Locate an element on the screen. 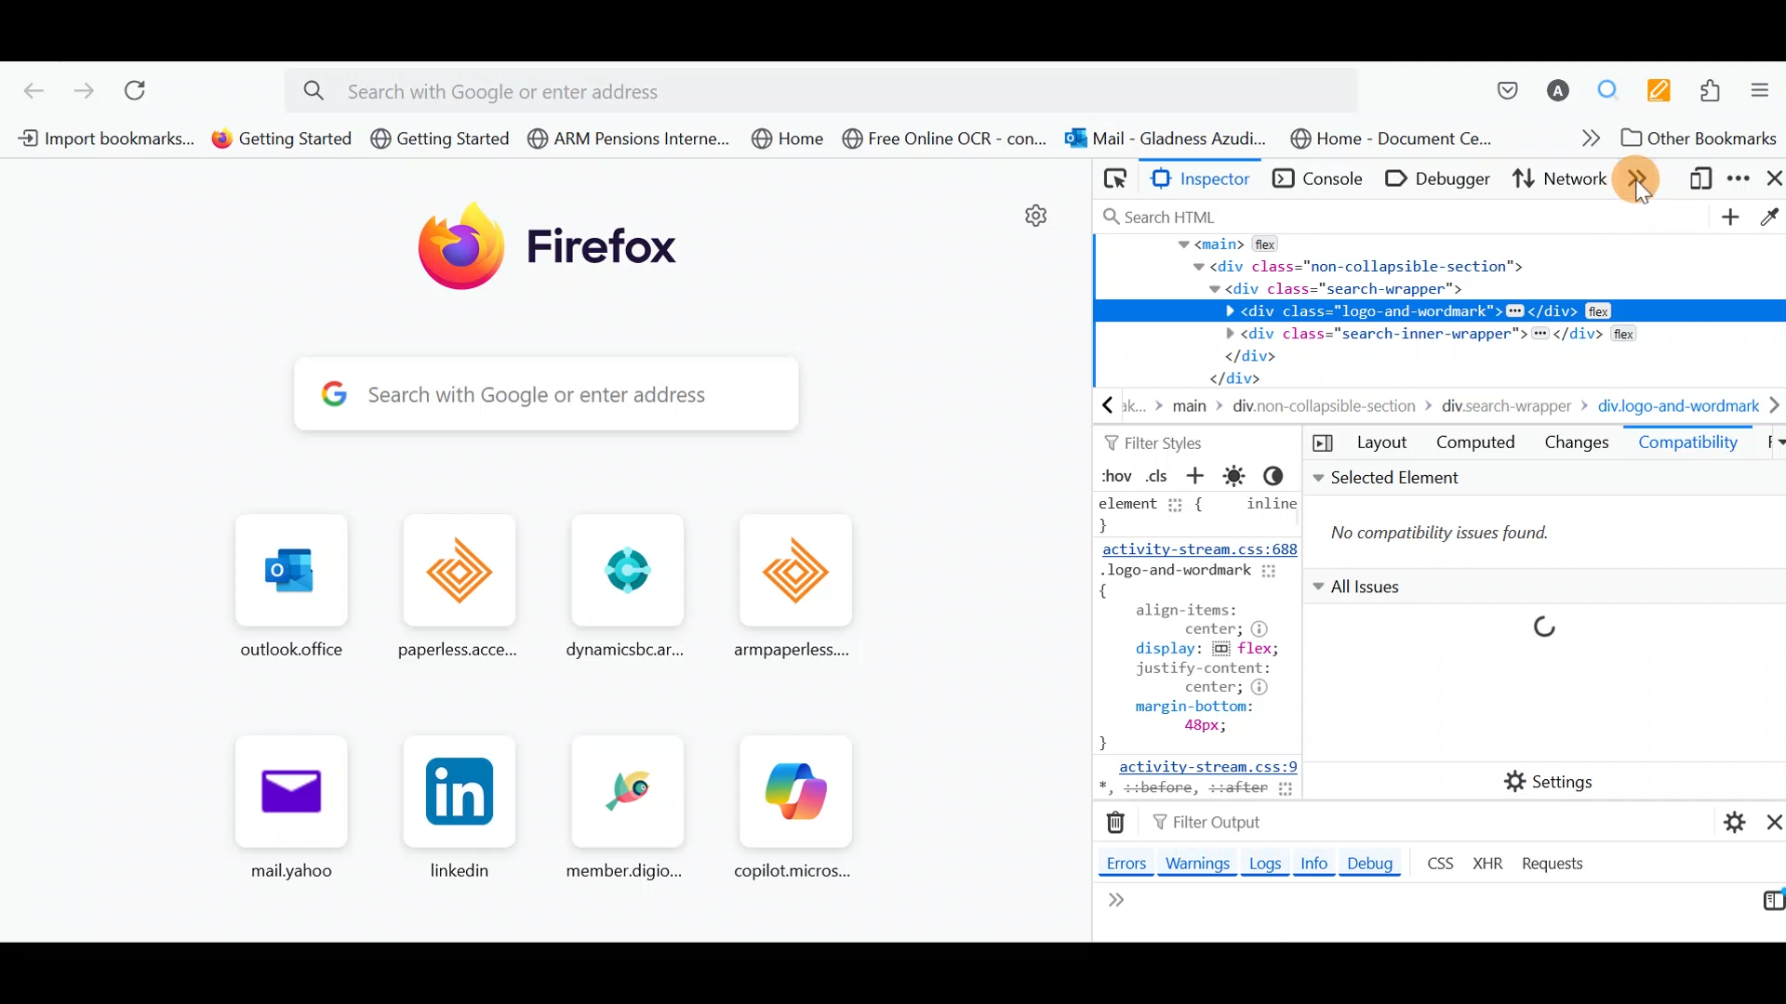  Changes is located at coordinates (1577, 443).